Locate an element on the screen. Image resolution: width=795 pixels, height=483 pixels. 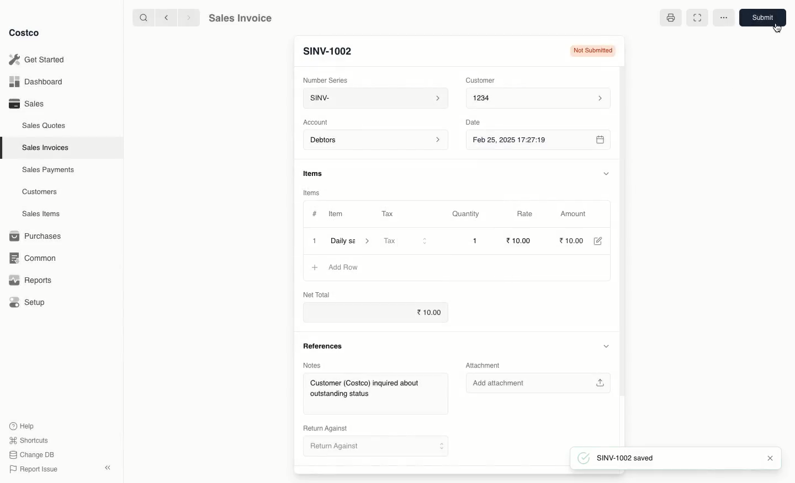
Help is located at coordinates (24, 426).